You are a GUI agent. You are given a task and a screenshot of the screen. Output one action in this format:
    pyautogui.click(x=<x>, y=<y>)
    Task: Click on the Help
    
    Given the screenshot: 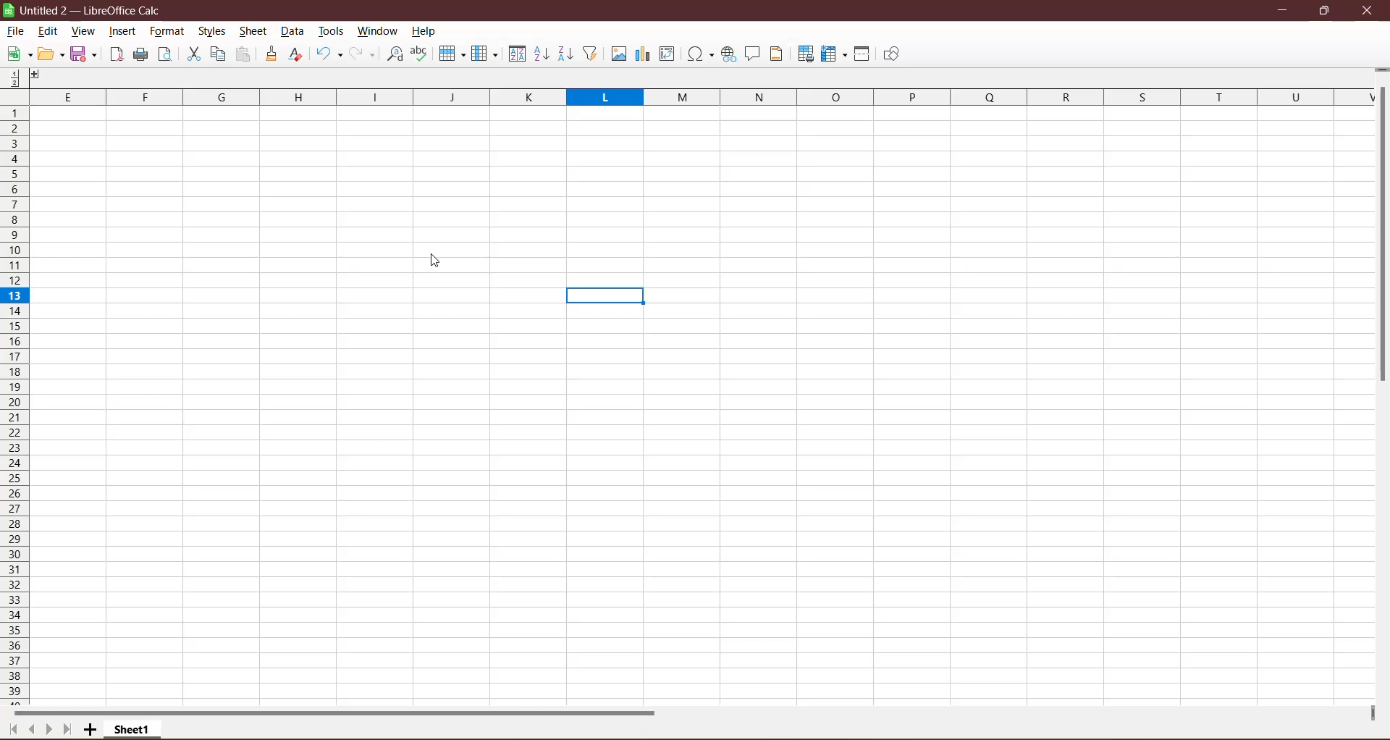 What is the action you would take?
    pyautogui.click(x=424, y=33)
    